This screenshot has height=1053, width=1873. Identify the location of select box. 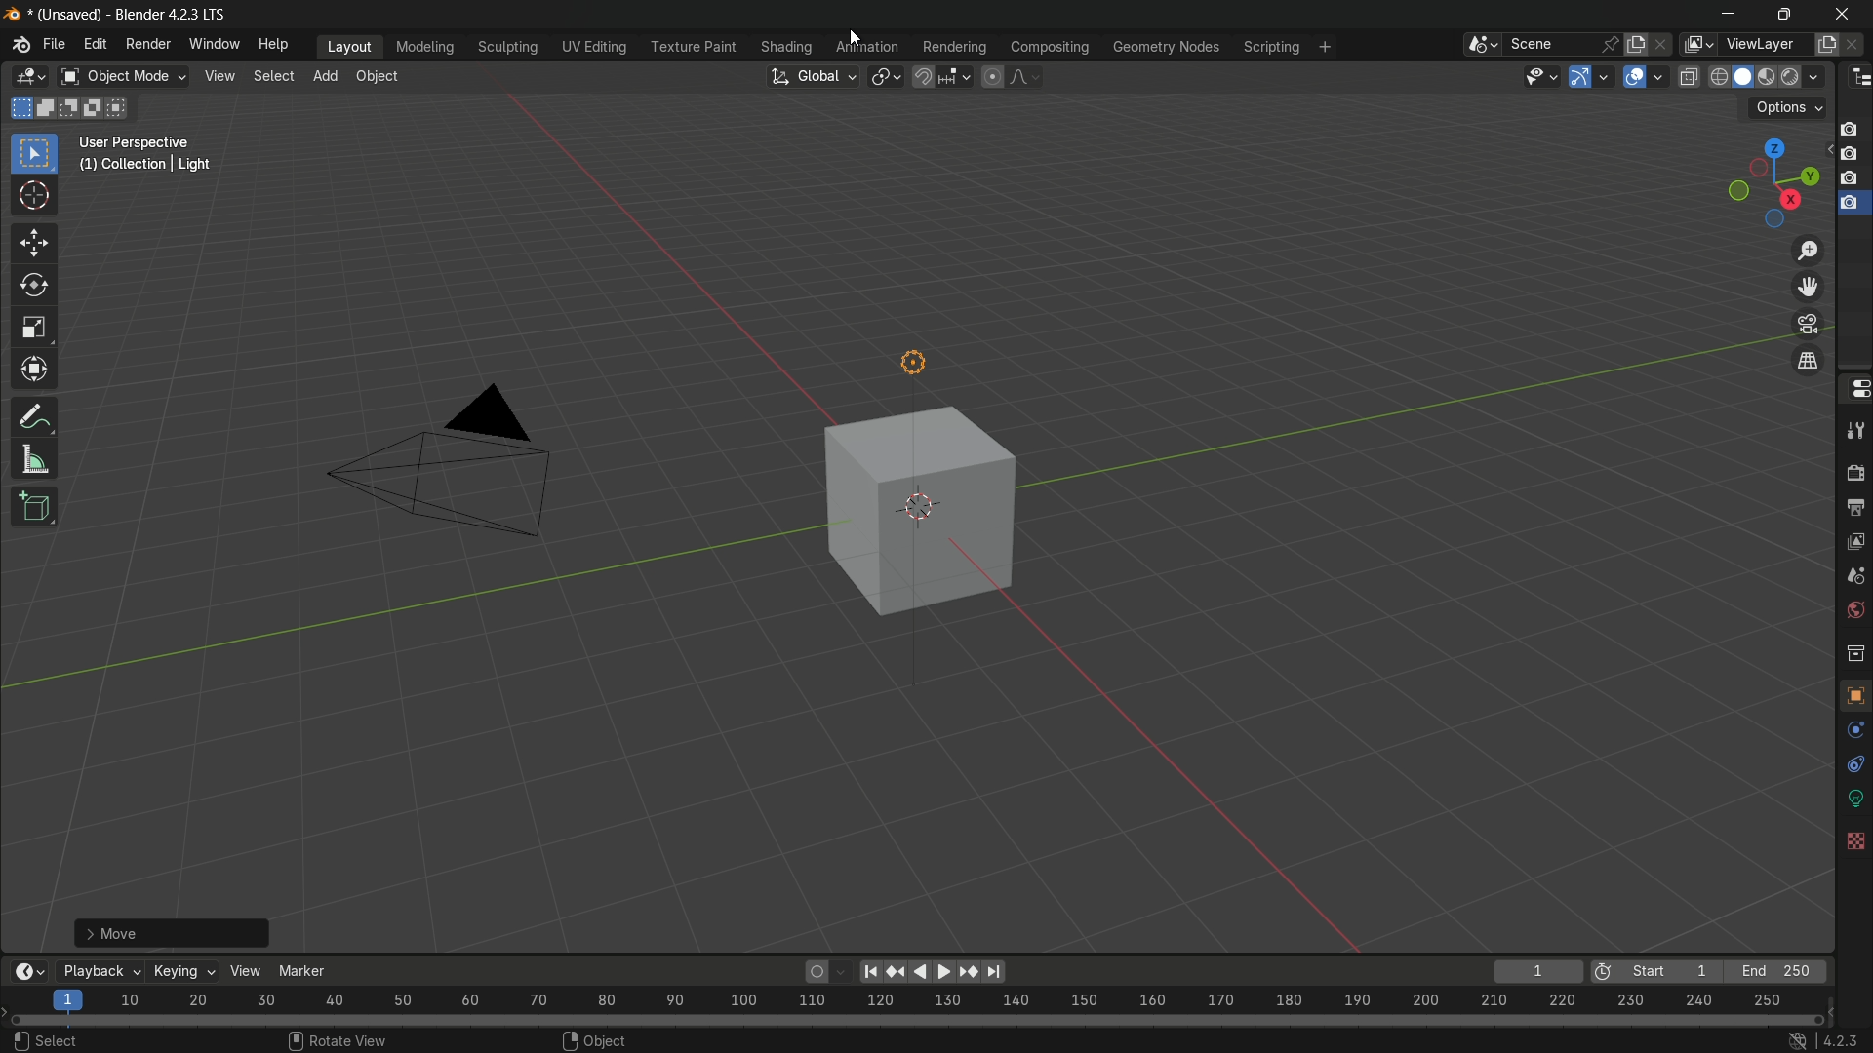
(34, 152).